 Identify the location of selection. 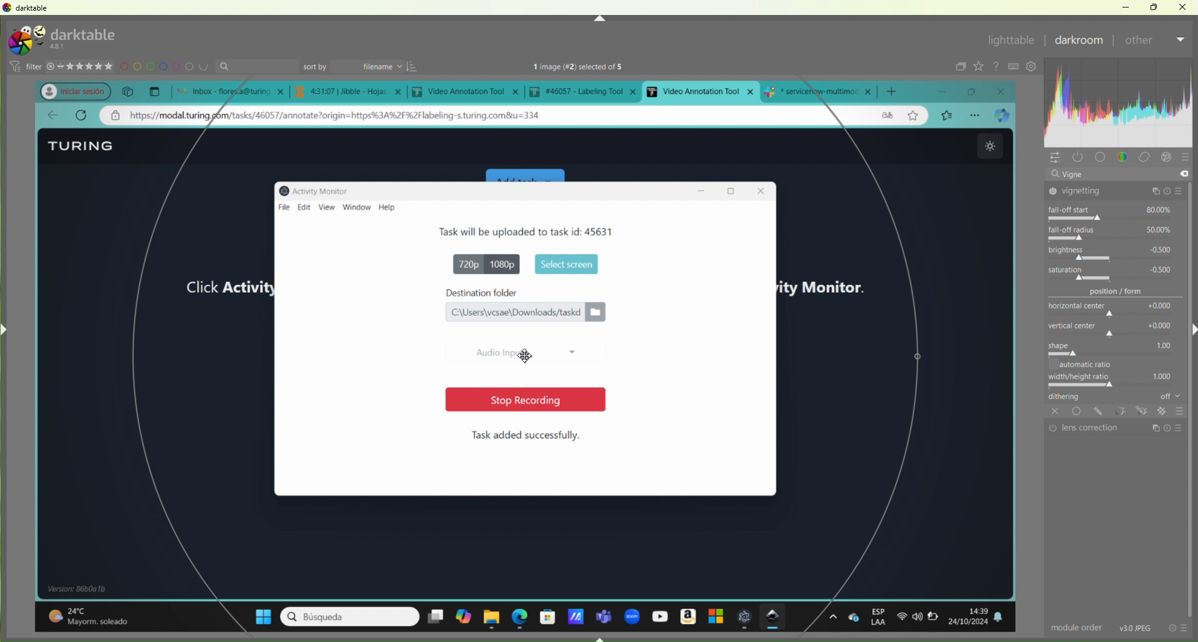
(915, 377).